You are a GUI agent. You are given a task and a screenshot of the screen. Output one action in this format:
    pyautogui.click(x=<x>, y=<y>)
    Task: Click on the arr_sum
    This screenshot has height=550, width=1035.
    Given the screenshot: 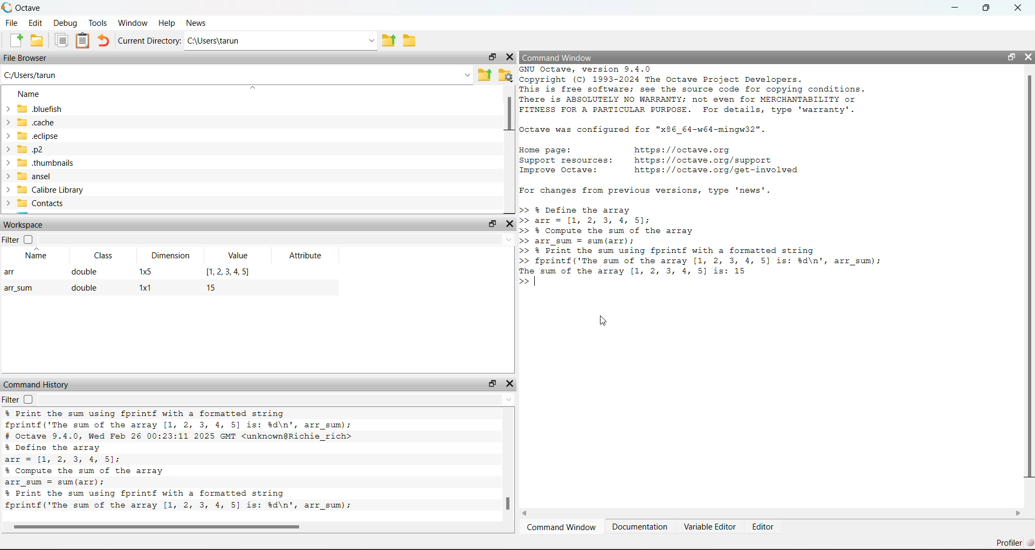 What is the action you would take?
    pyautogui.click(x=22, y=287)
    